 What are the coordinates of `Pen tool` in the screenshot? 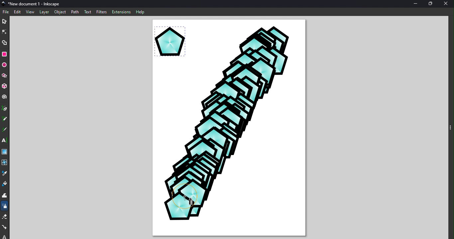 It's located at (4, 109).